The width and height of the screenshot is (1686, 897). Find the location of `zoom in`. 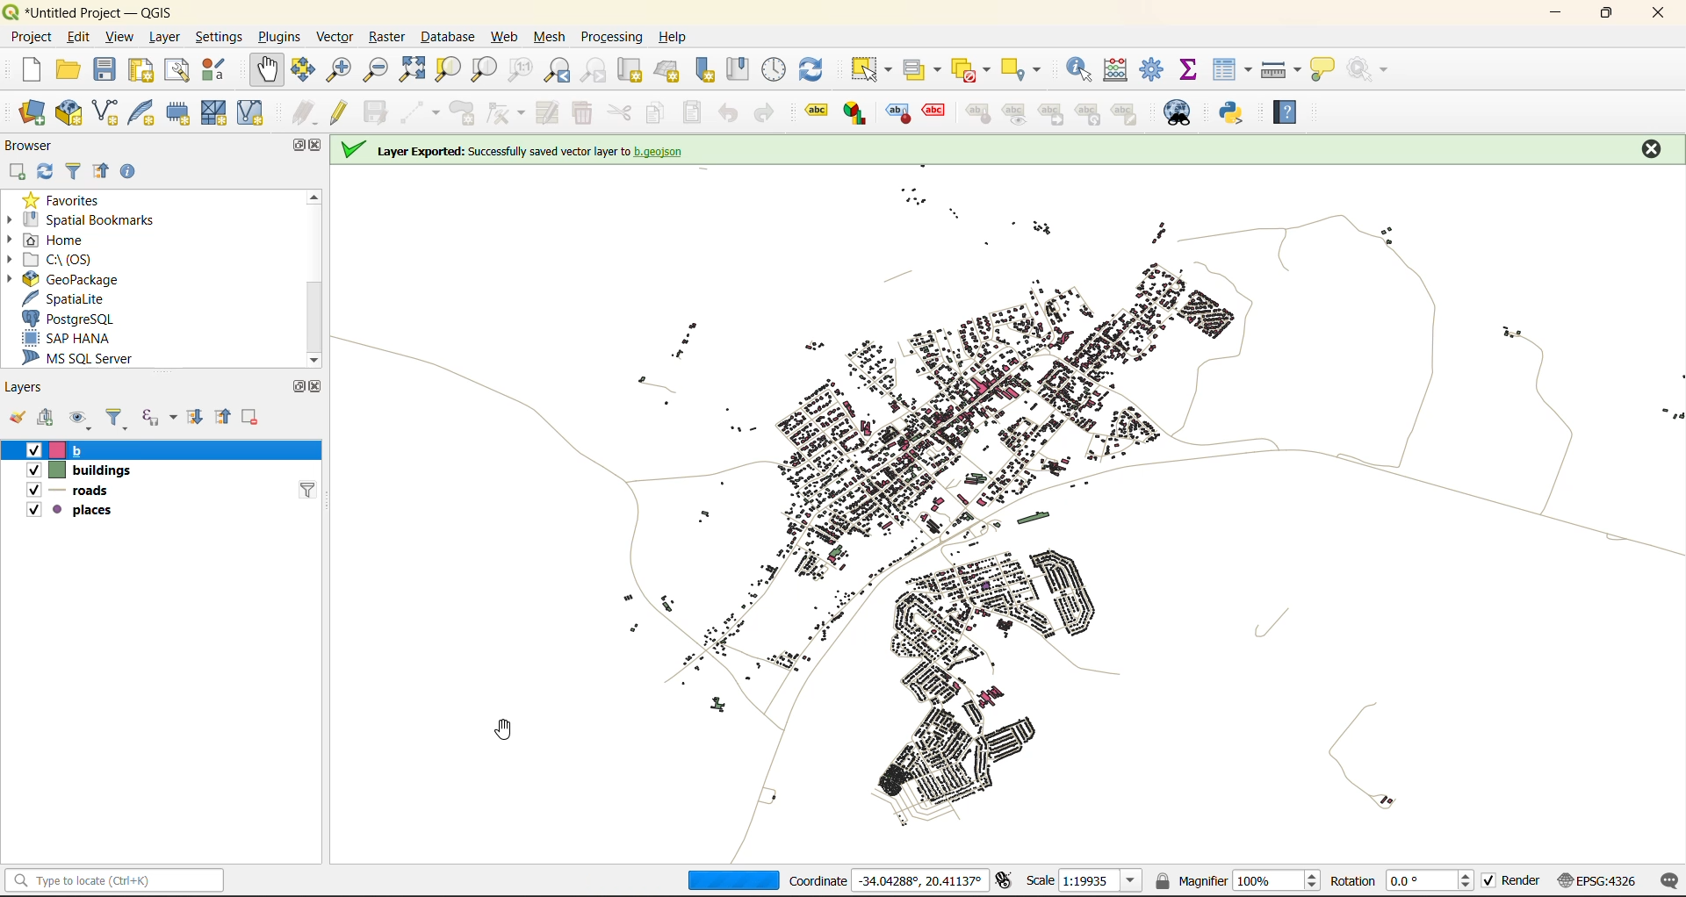

zoom in is located at coordinates (337, 72).